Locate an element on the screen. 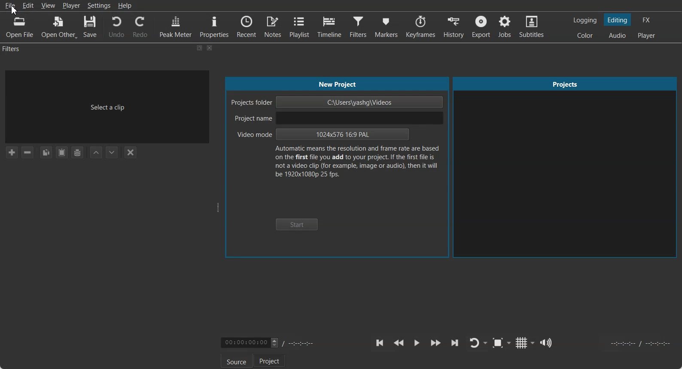  Text is located at coordinates (338, 85).